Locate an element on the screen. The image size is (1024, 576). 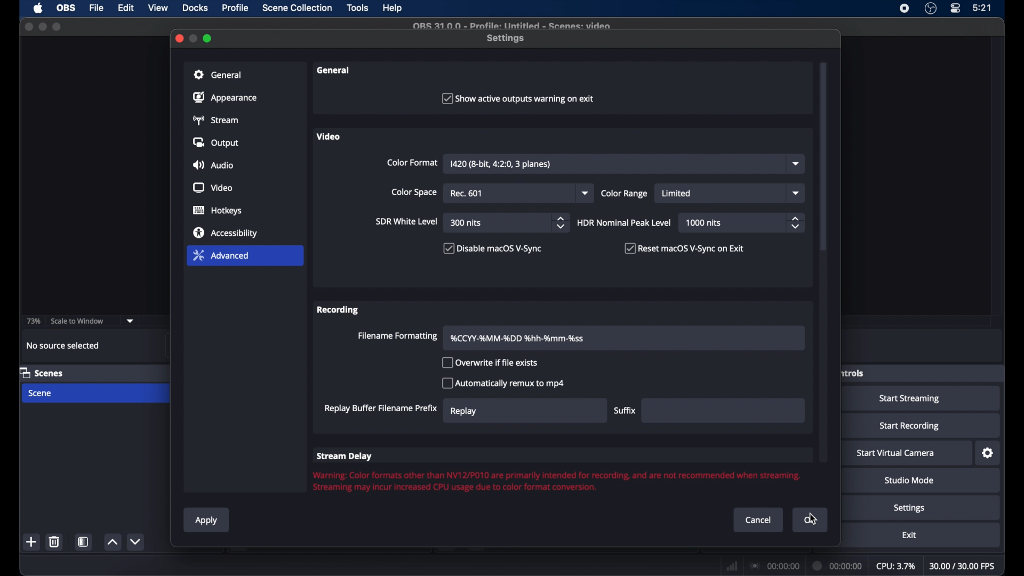
apply is located at coordinates (205, 521).